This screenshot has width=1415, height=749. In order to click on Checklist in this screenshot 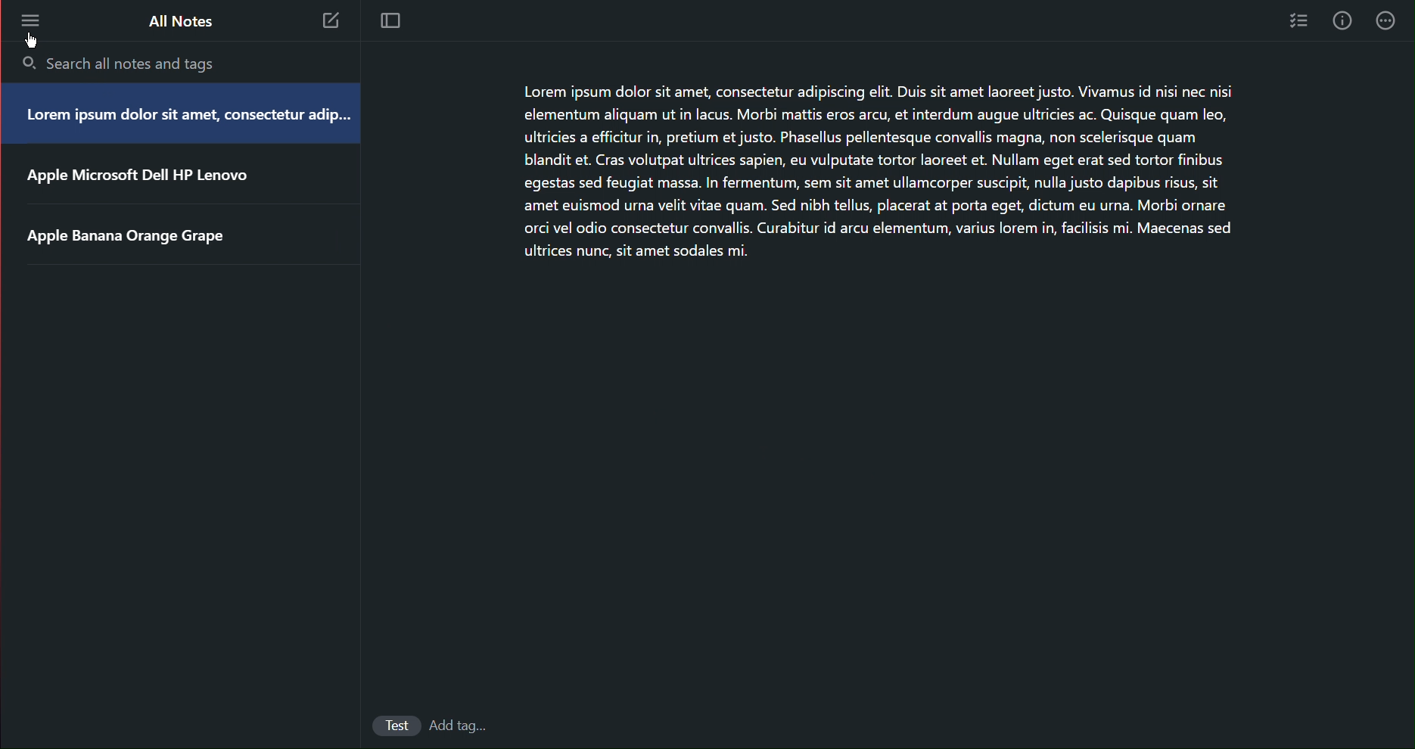, I will do `click(1297, 22)`.